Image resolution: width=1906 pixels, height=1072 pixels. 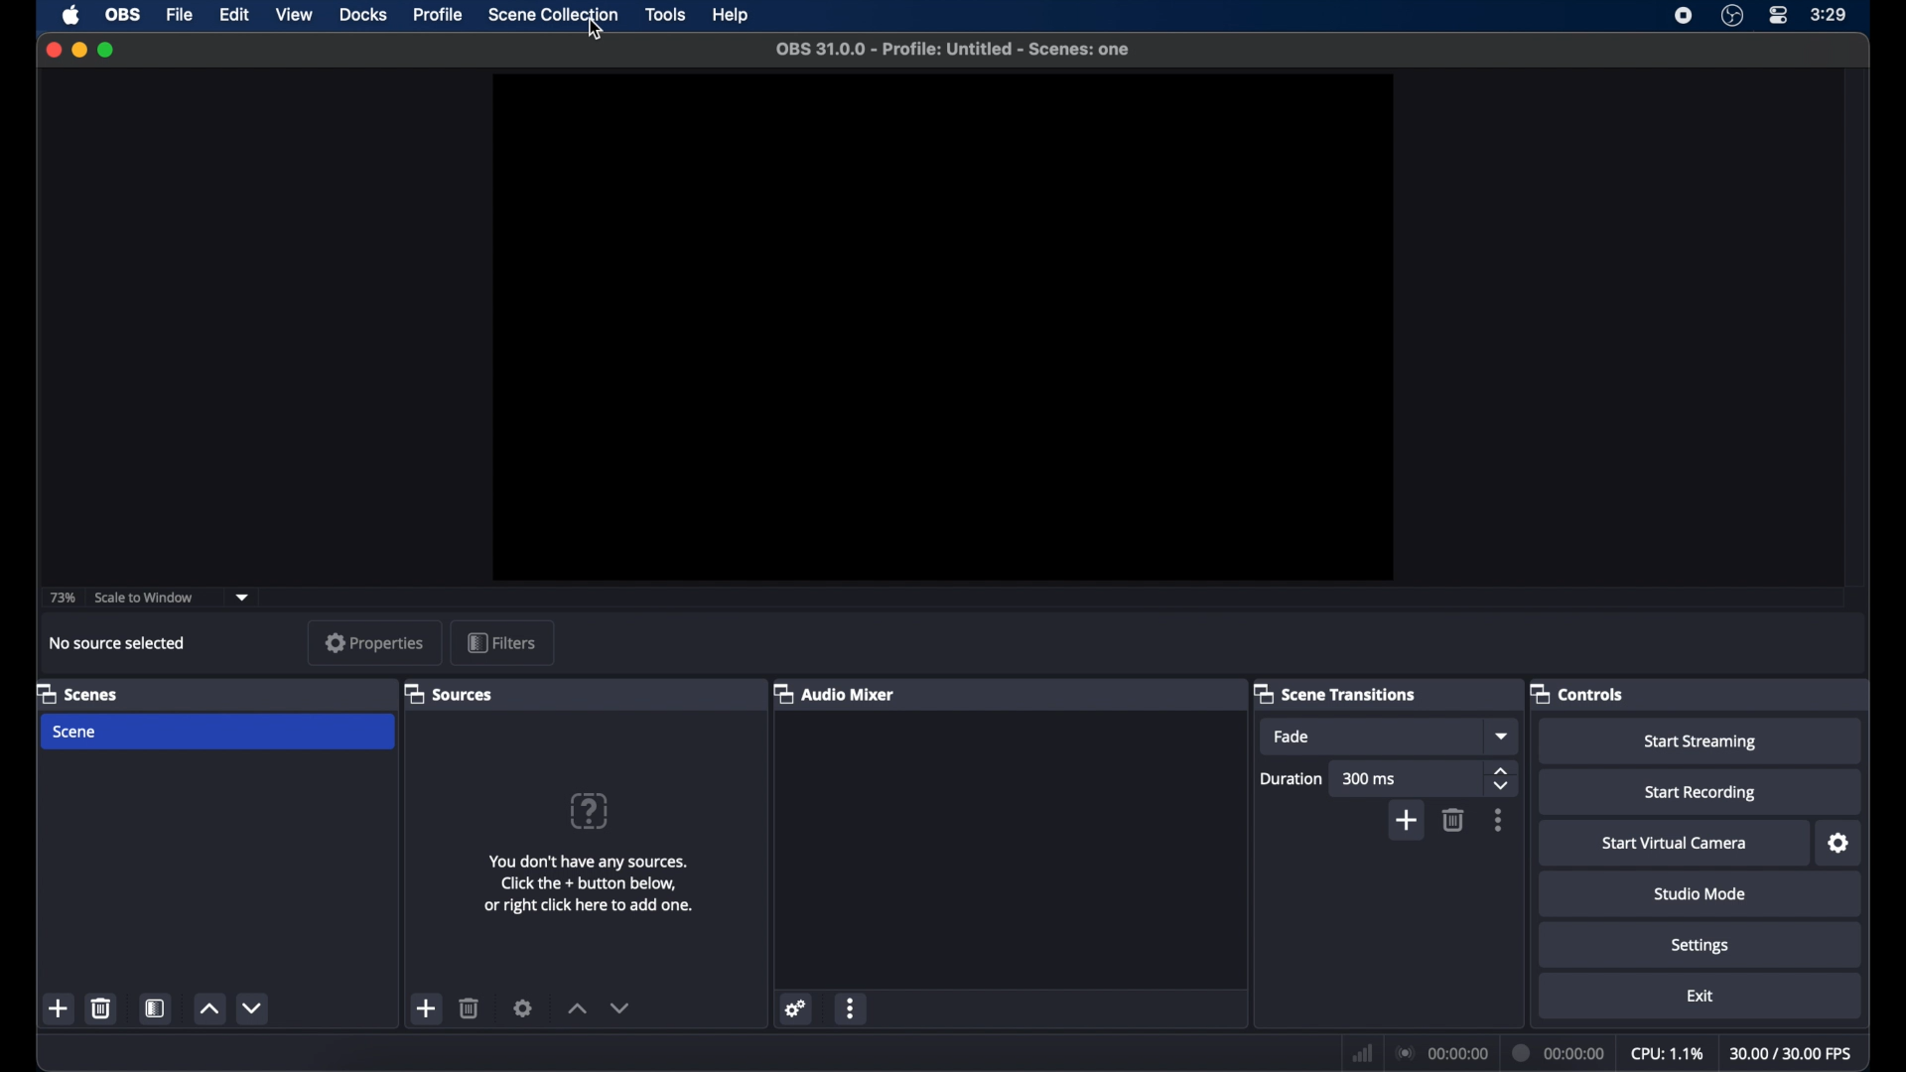 What do you see at coordinates (232, 14) in the screenshot?
I see `edit` at bounding box center [232, 14].